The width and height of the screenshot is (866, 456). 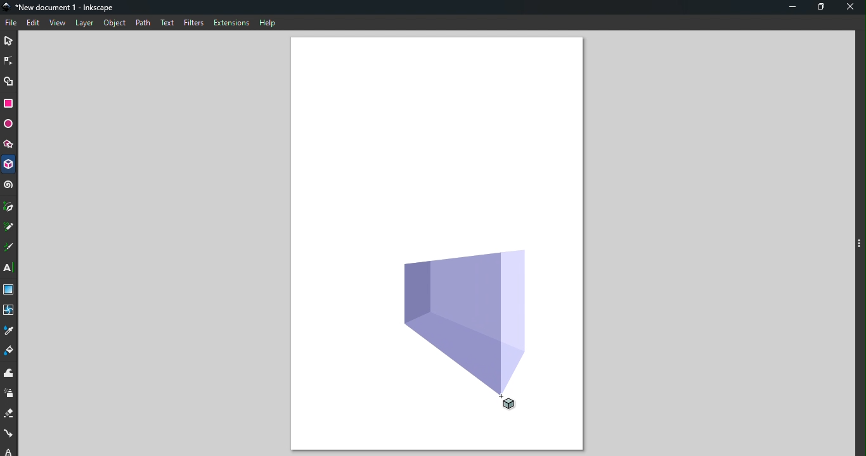 What do you see at coordinates (10, 227) in the screenshot?
I see `Pencil tool` at bounding box center [10, 227].